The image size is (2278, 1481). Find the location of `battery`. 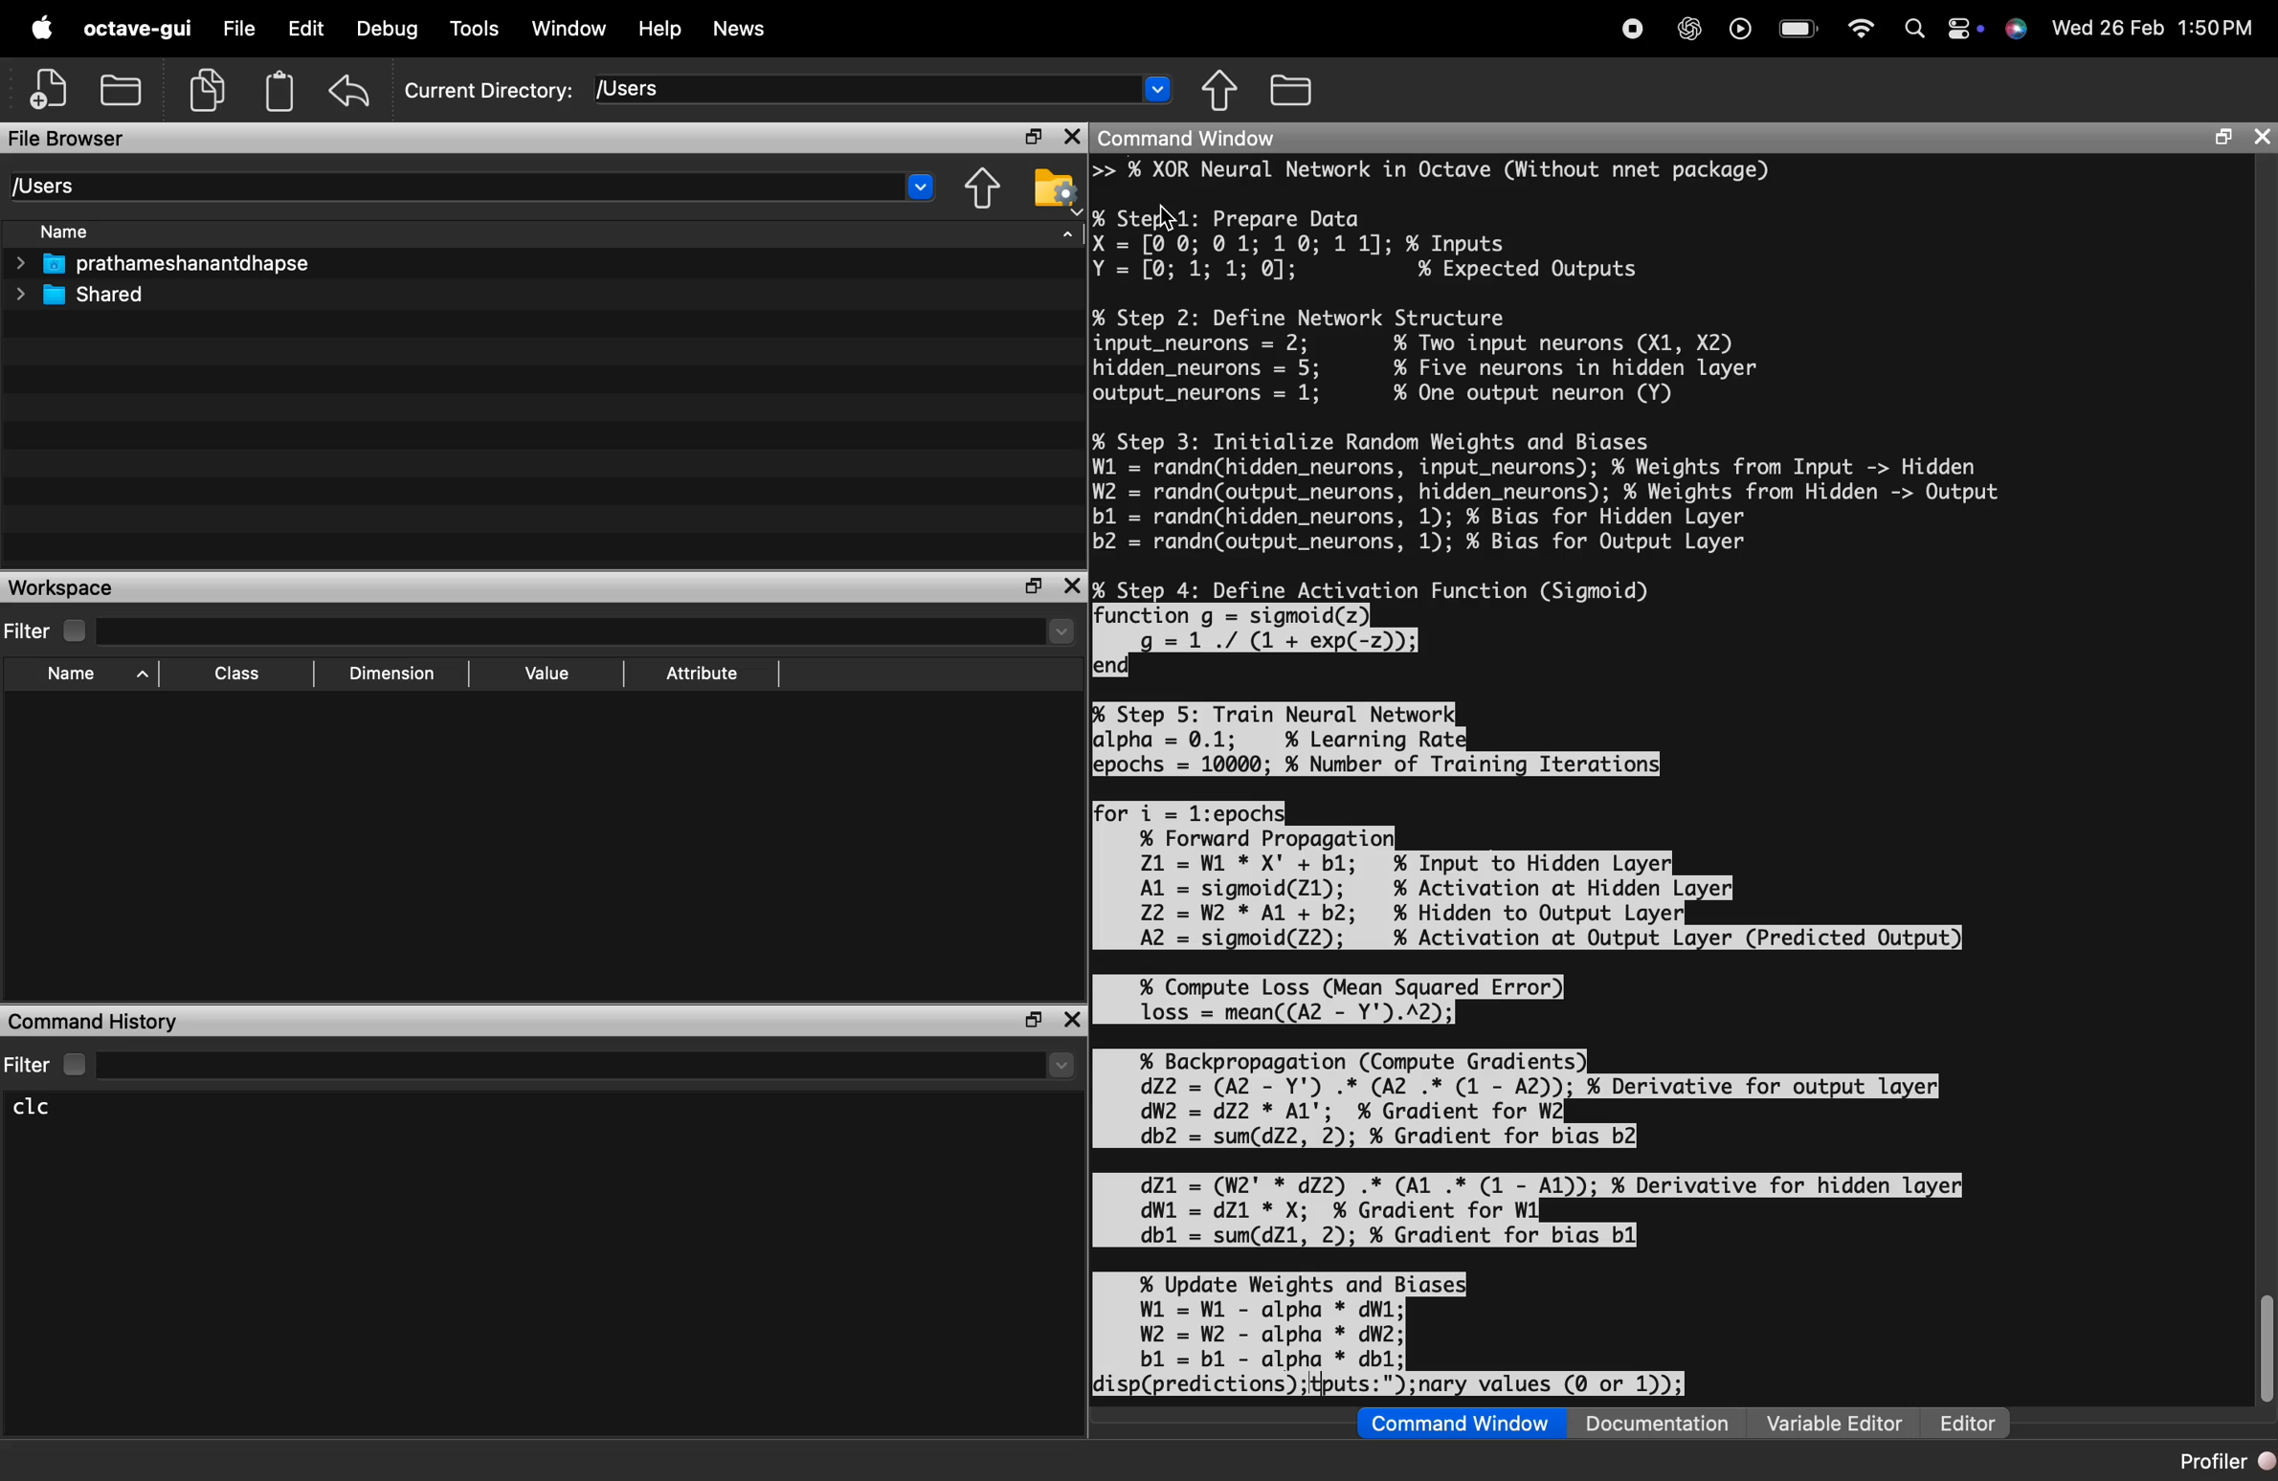

battery is located at coordinates (1798, 24).